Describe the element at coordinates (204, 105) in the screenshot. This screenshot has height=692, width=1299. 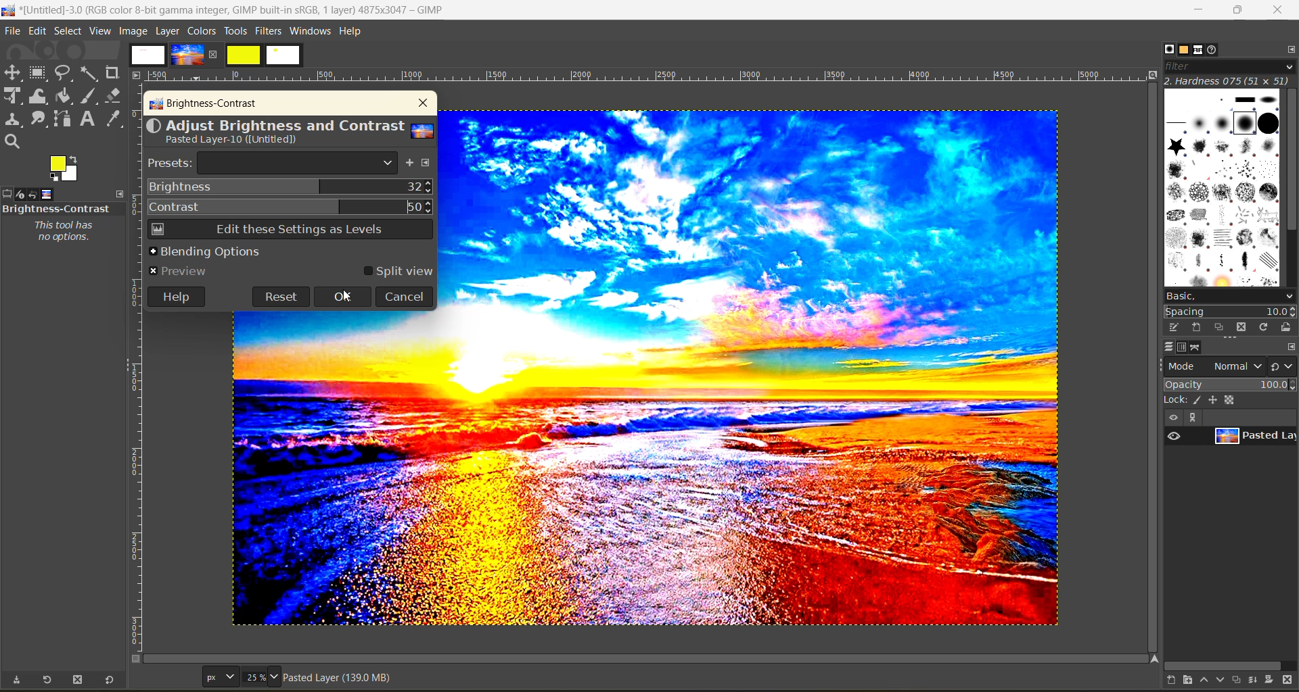
I see `brightness contrast` at that location.